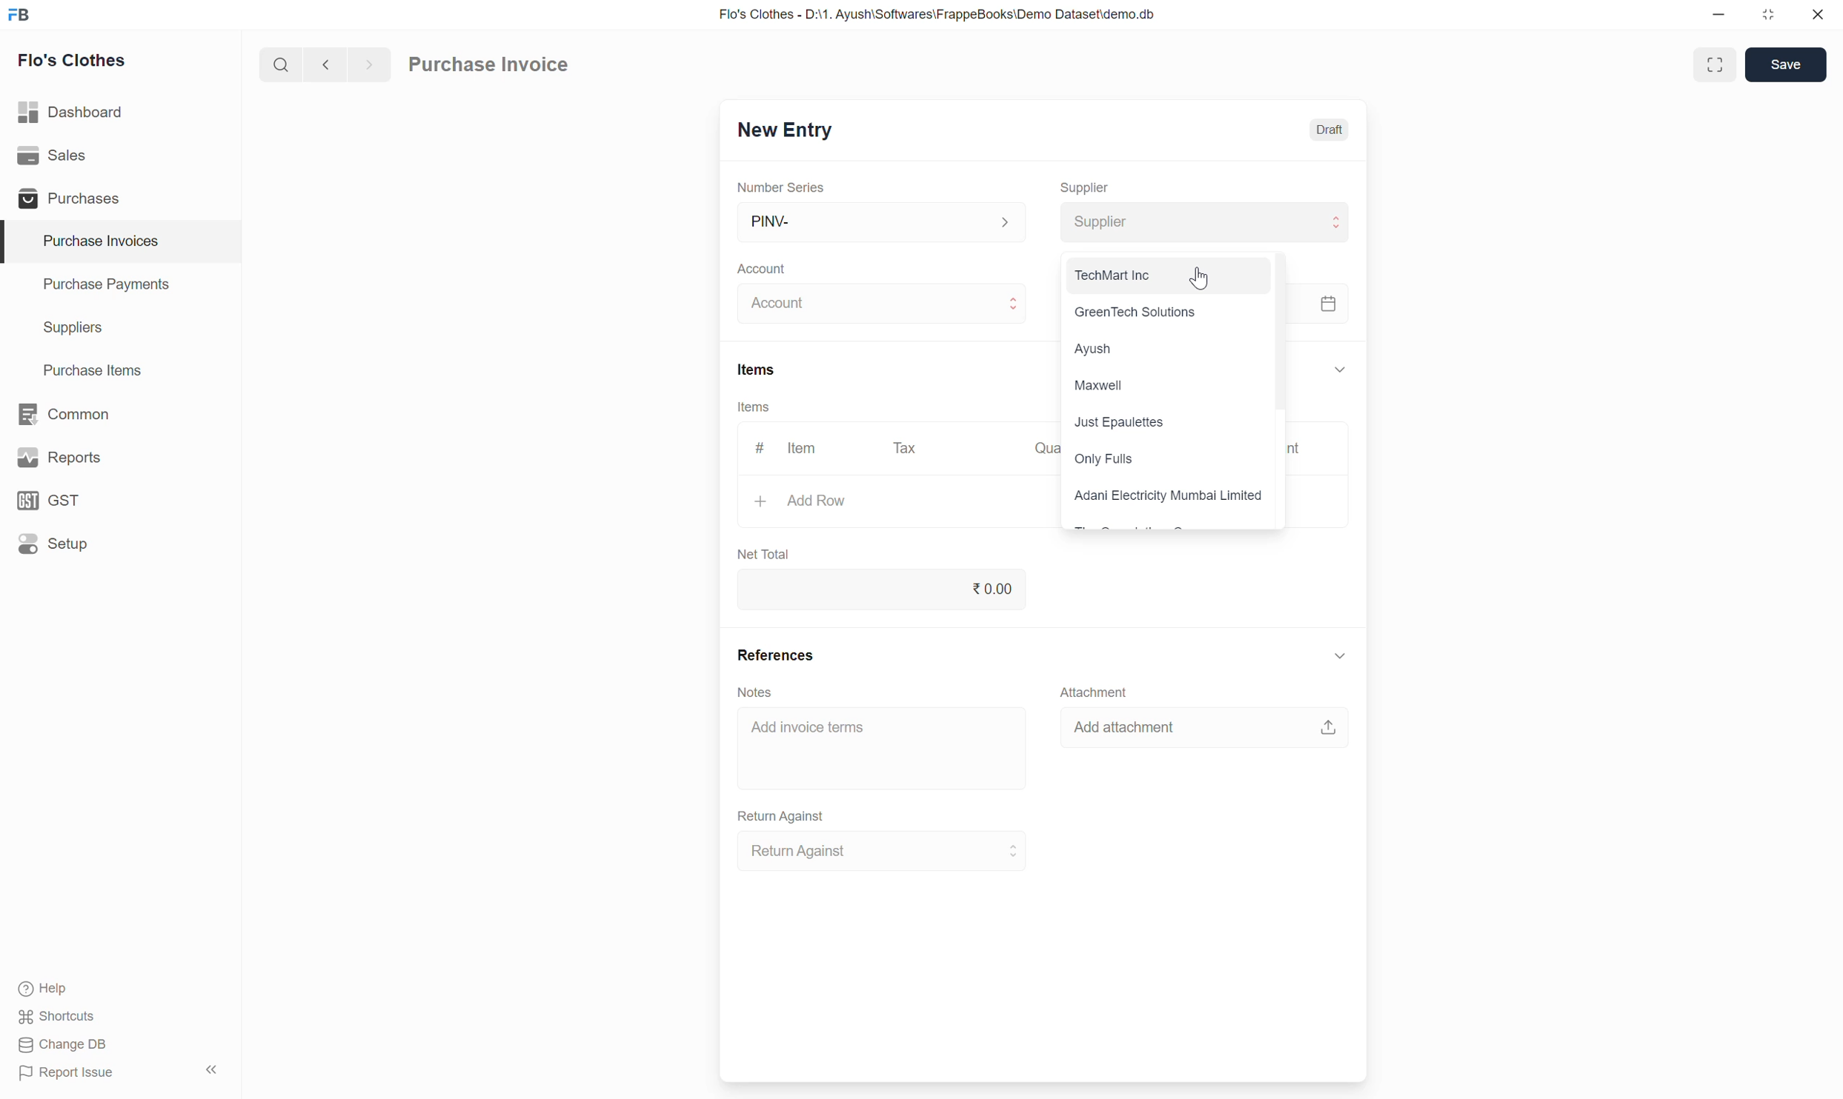  Describe the element at coordinates (782, 817) in the screenshot. I see `Return Against` at that location.